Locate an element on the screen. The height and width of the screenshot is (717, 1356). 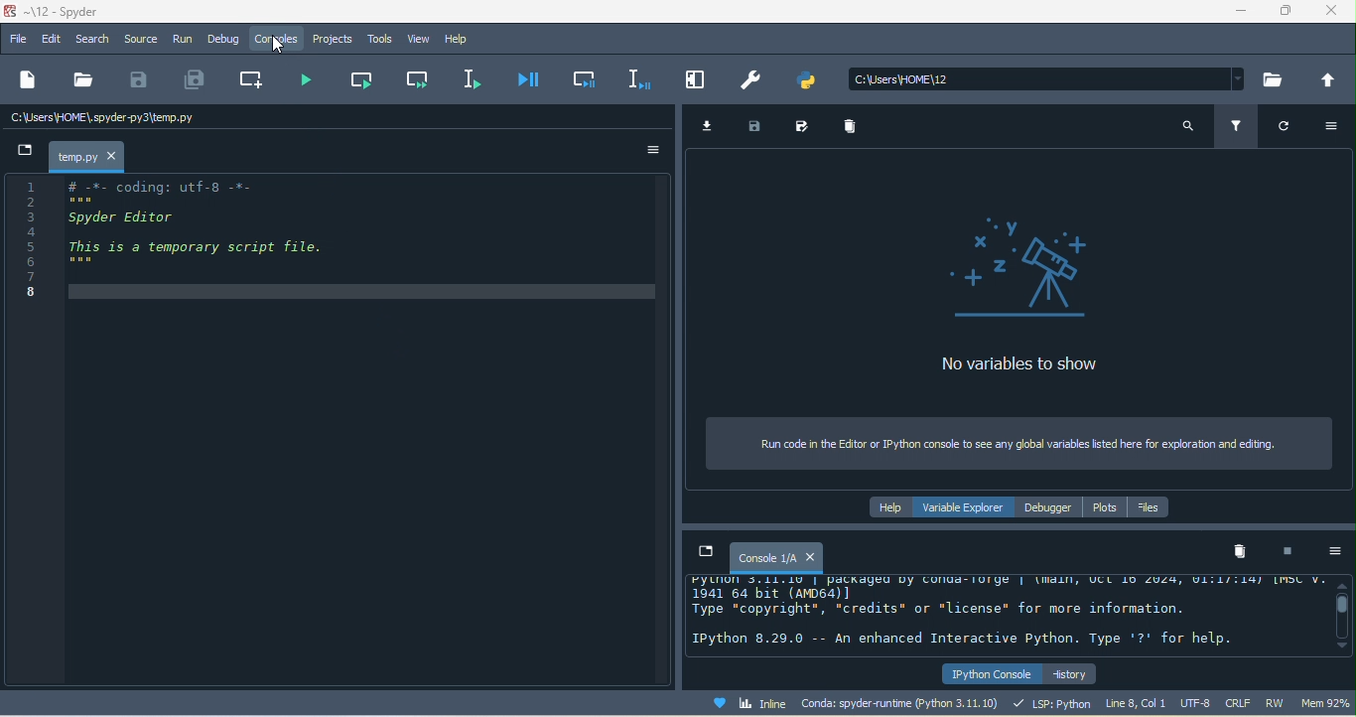
filter is located at coordinates (1235, 125).